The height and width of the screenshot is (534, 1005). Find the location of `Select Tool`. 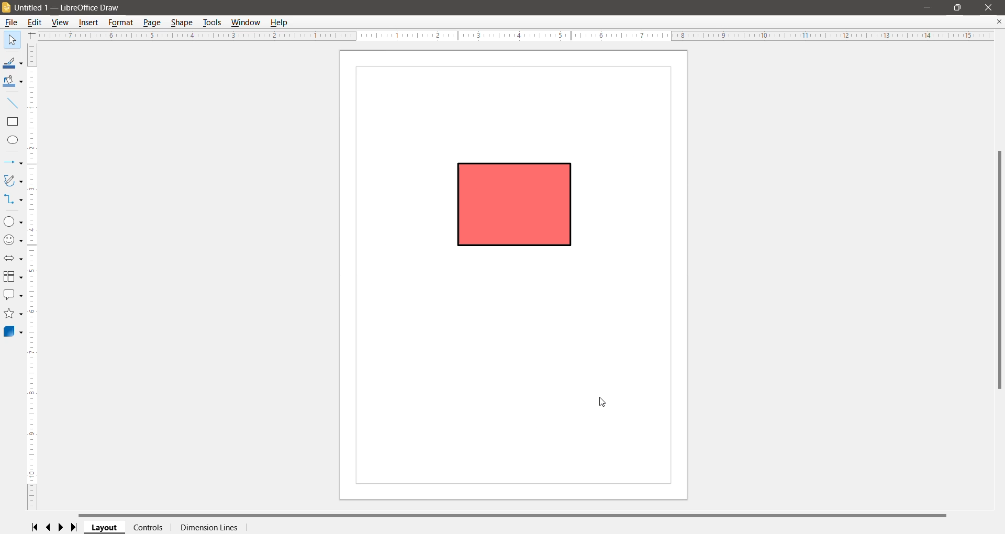

Select Tool is located at coordinates (13, 40).